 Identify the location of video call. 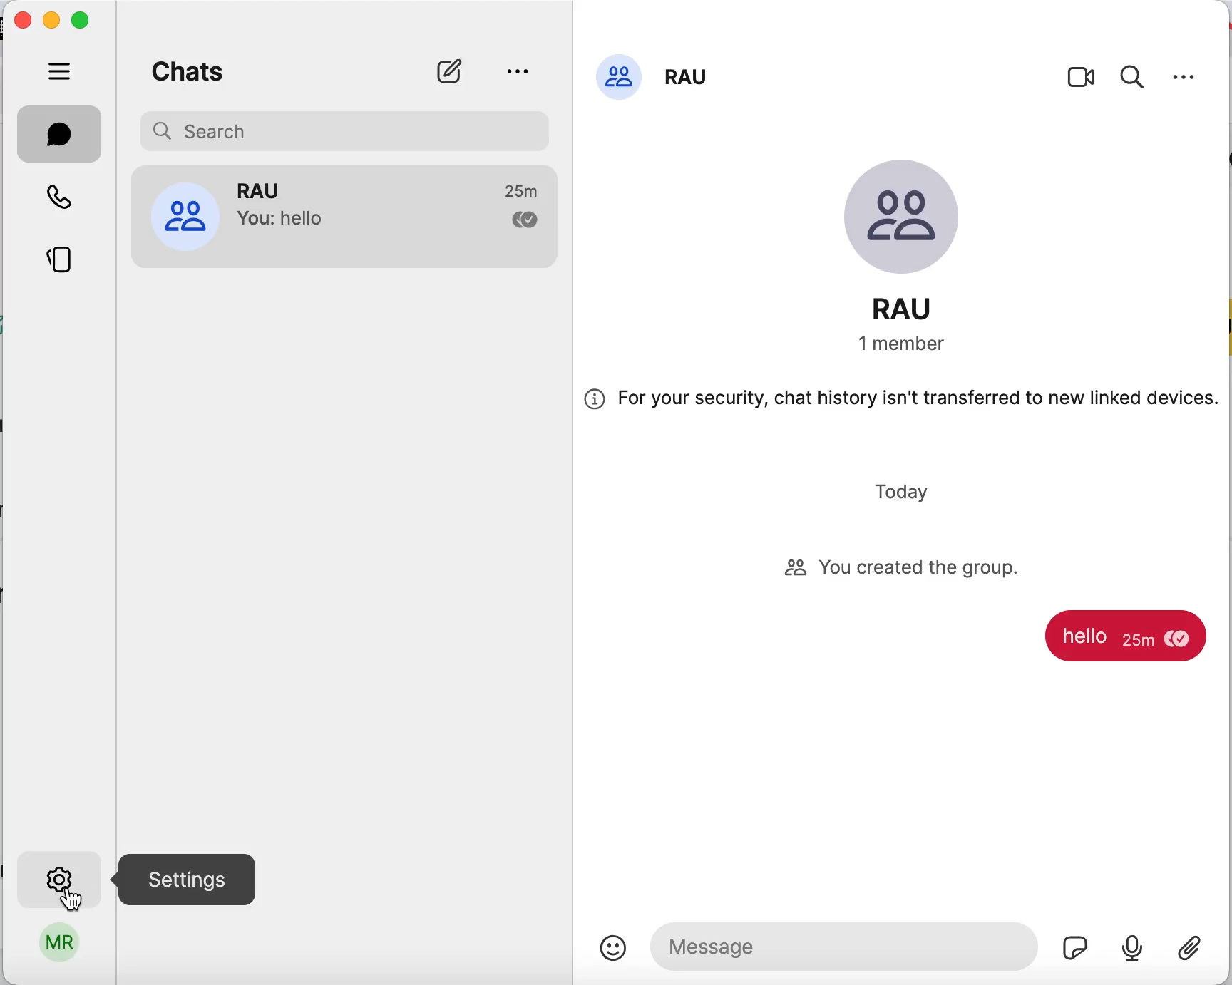
(1085, 76).